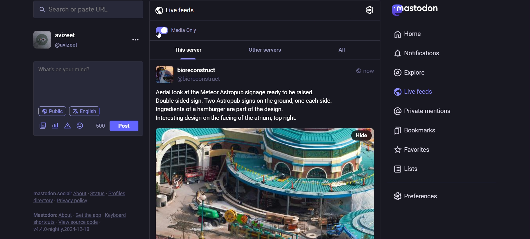  Describe the element at coordinates (41, 126) in the screenshot. I see `add image` at that location.